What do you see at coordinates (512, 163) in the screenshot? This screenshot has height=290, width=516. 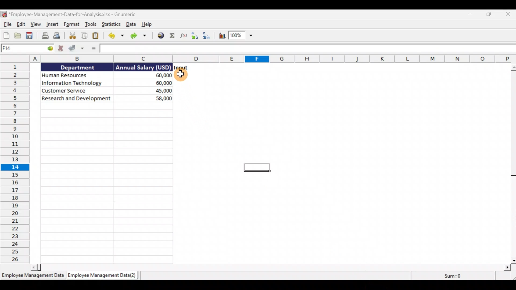 I see `scroll bar` at bounding box center [512, 163].